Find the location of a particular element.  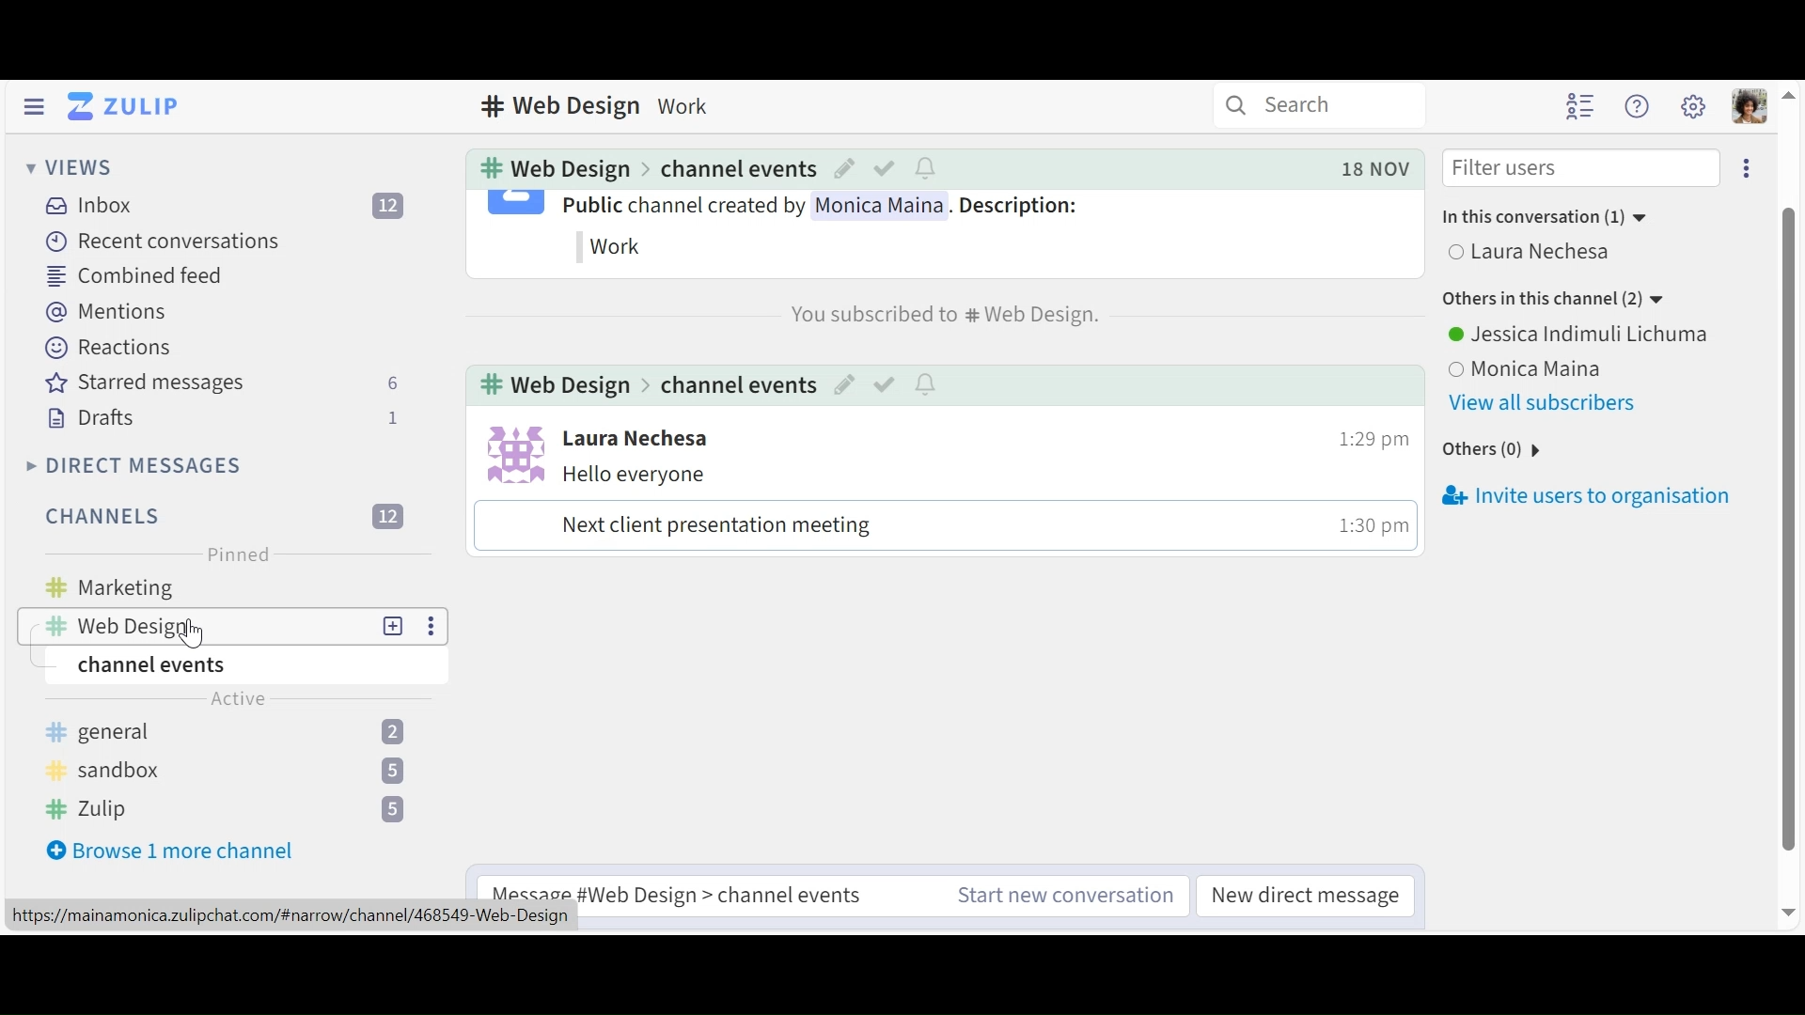

Recent Conversations is located at coordinates (167, 242).